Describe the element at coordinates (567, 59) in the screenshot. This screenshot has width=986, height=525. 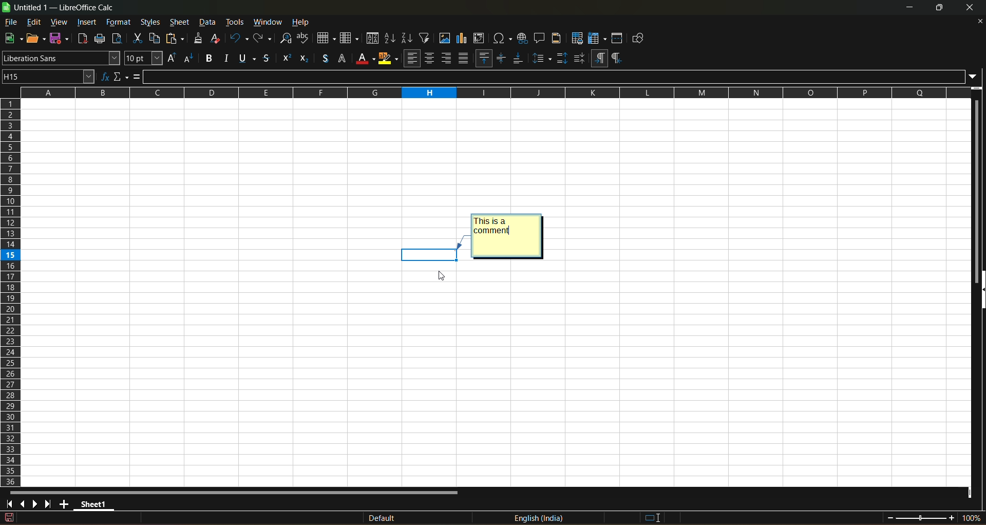
I see `remove decimal place` at that location.